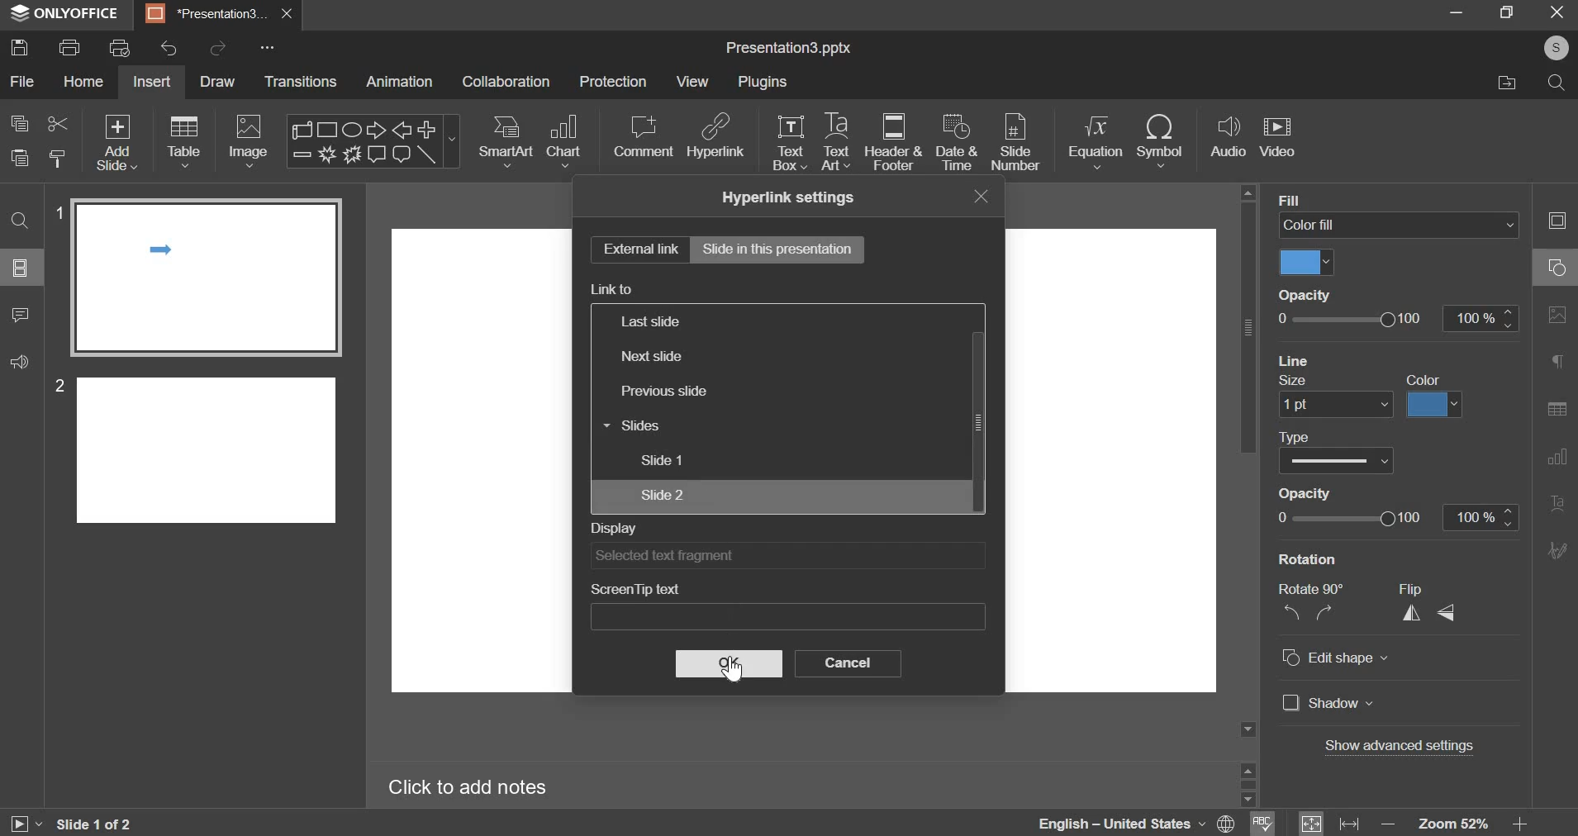 The width and height of the screenshot is (1578, 836). Describe the element at coordinates (1509, 12) in the screenshot. I see `maximize` at that location.